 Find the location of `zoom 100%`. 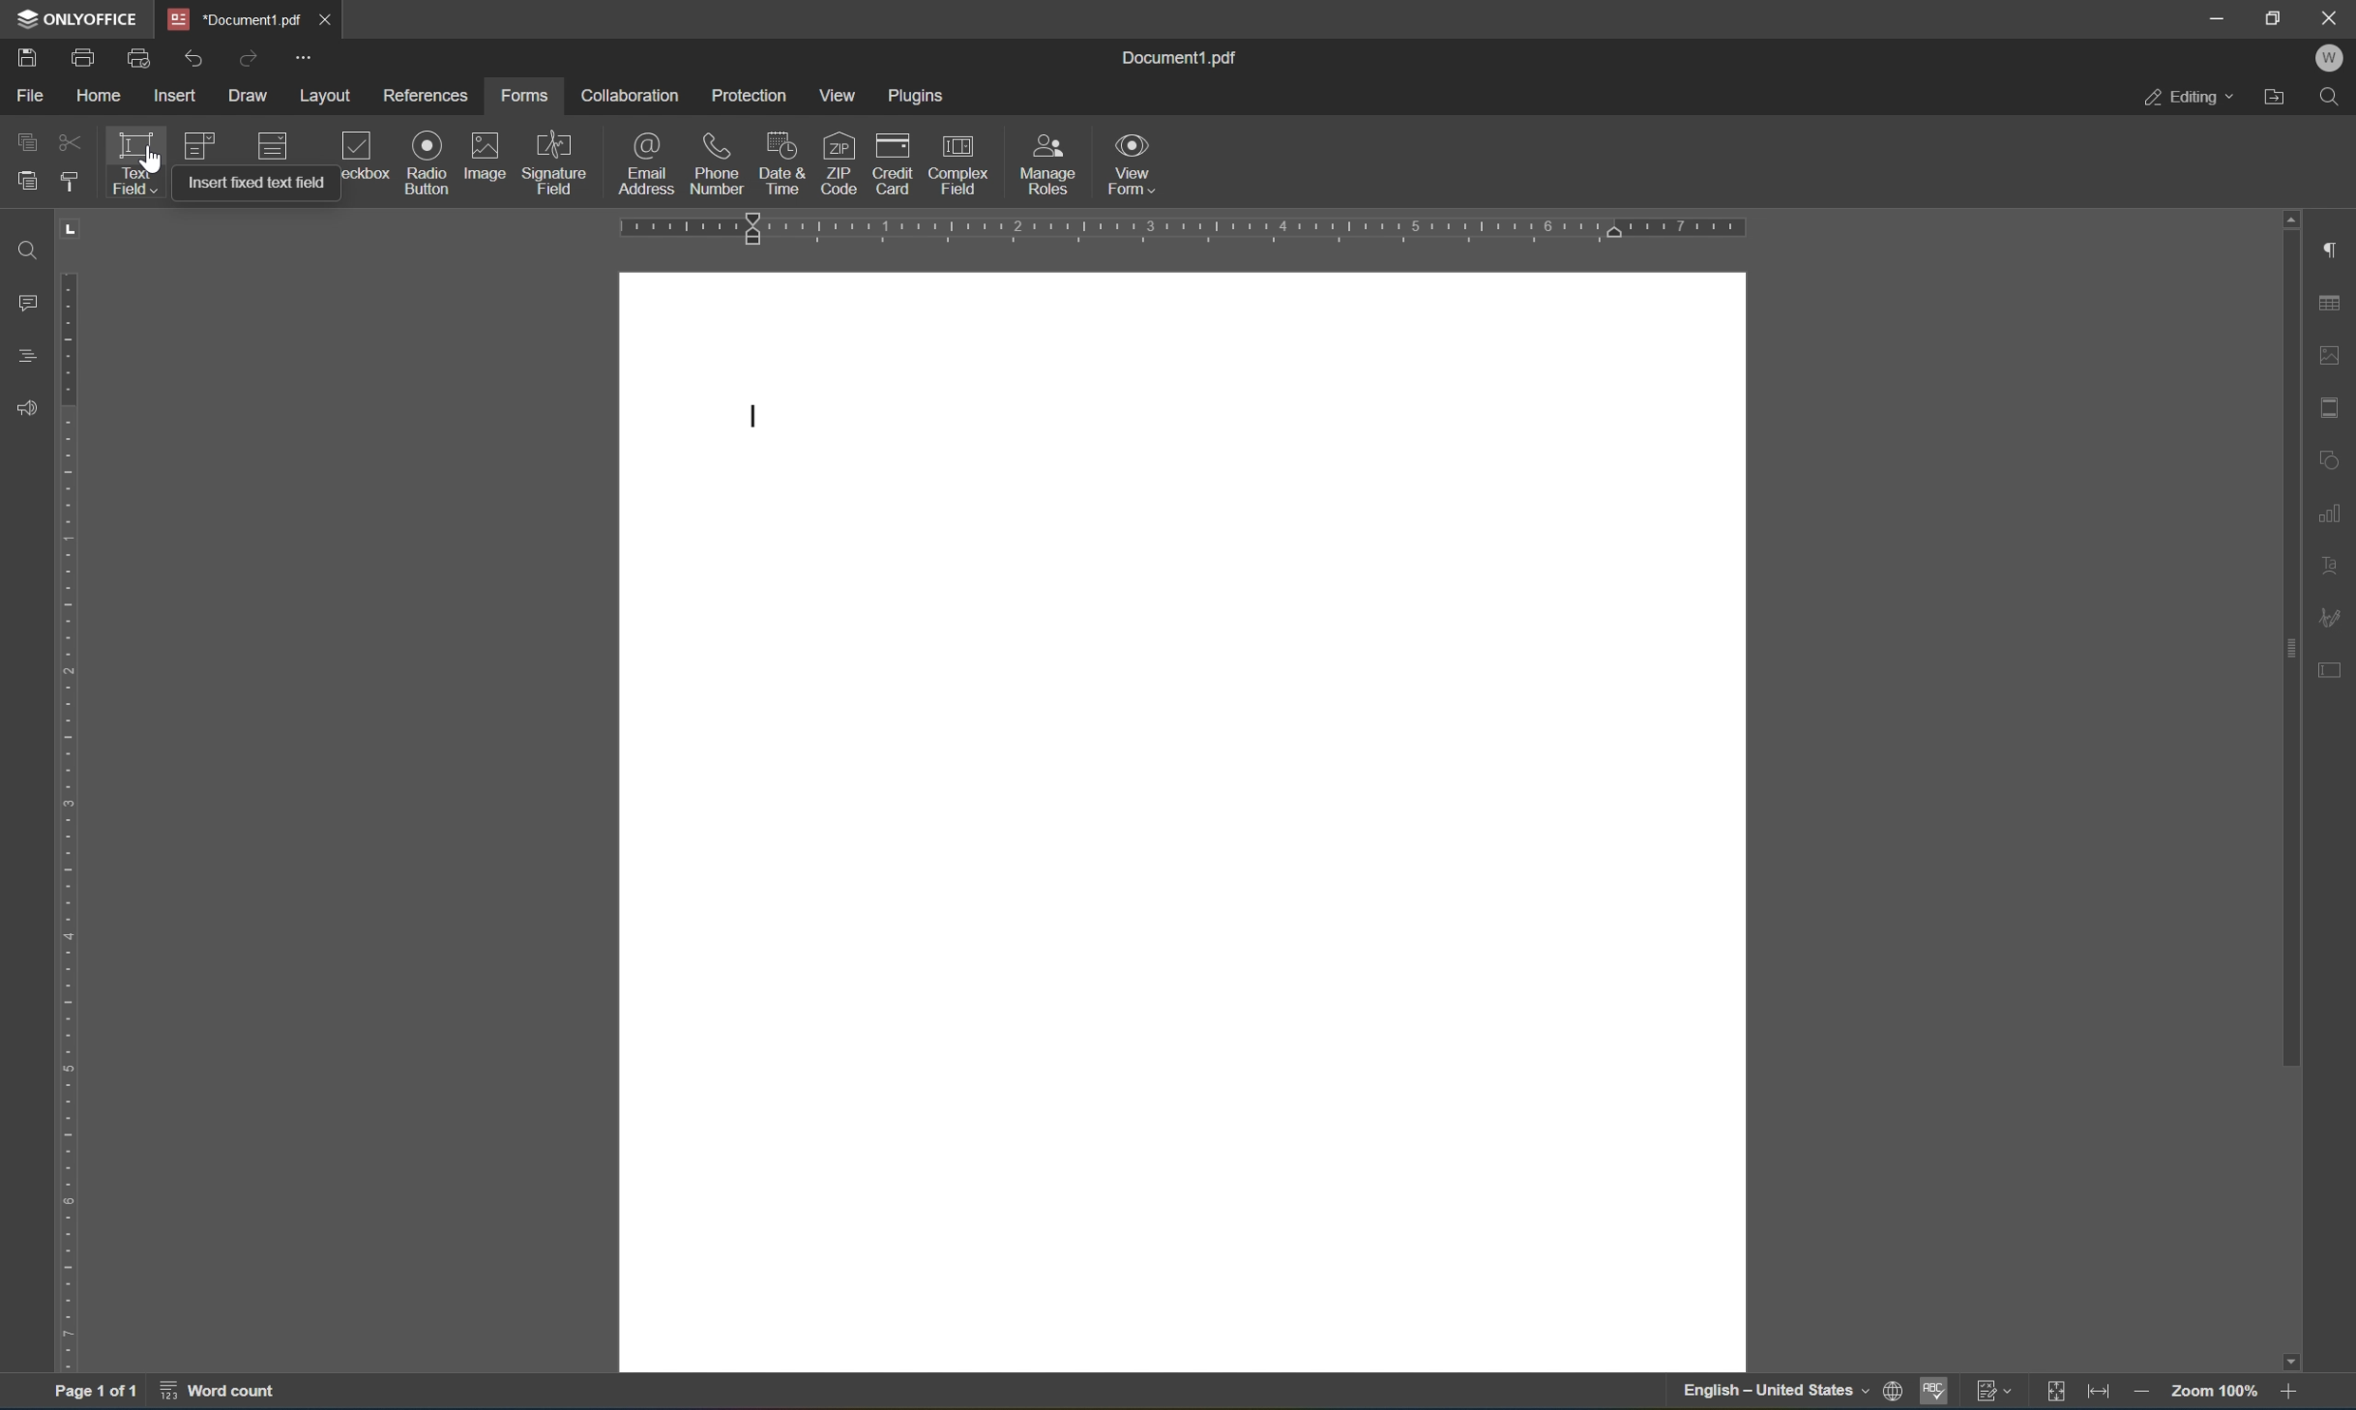

zoom 100% is located at coordinates (2212, 1389).